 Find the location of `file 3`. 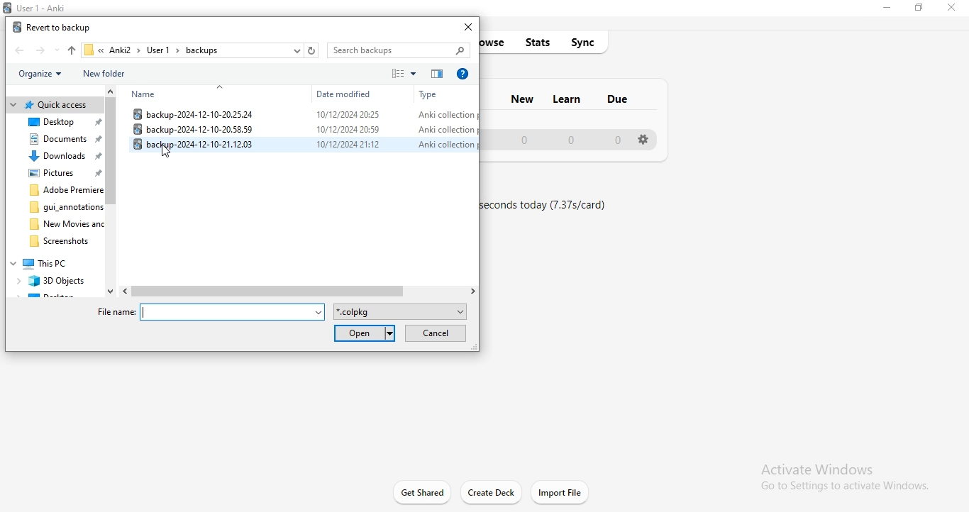

file 3 is located at coordinates (304, 145).